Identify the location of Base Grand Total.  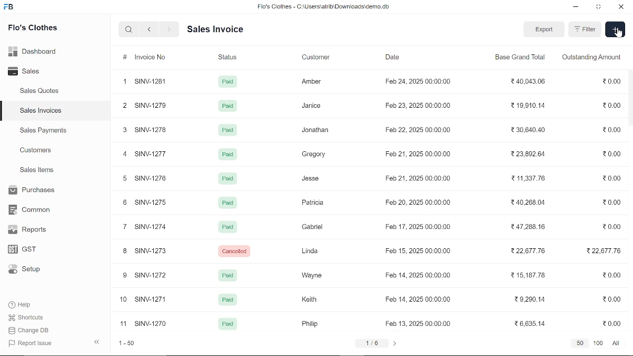
(519, 58).